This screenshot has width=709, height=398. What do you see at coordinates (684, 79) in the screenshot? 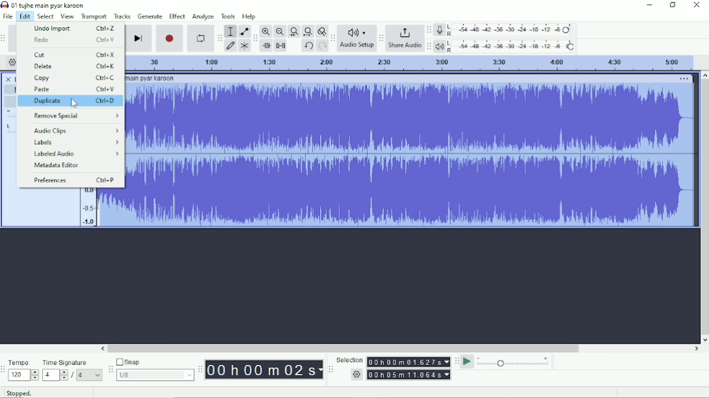
I see `More options` at bounding box center [684, 79].